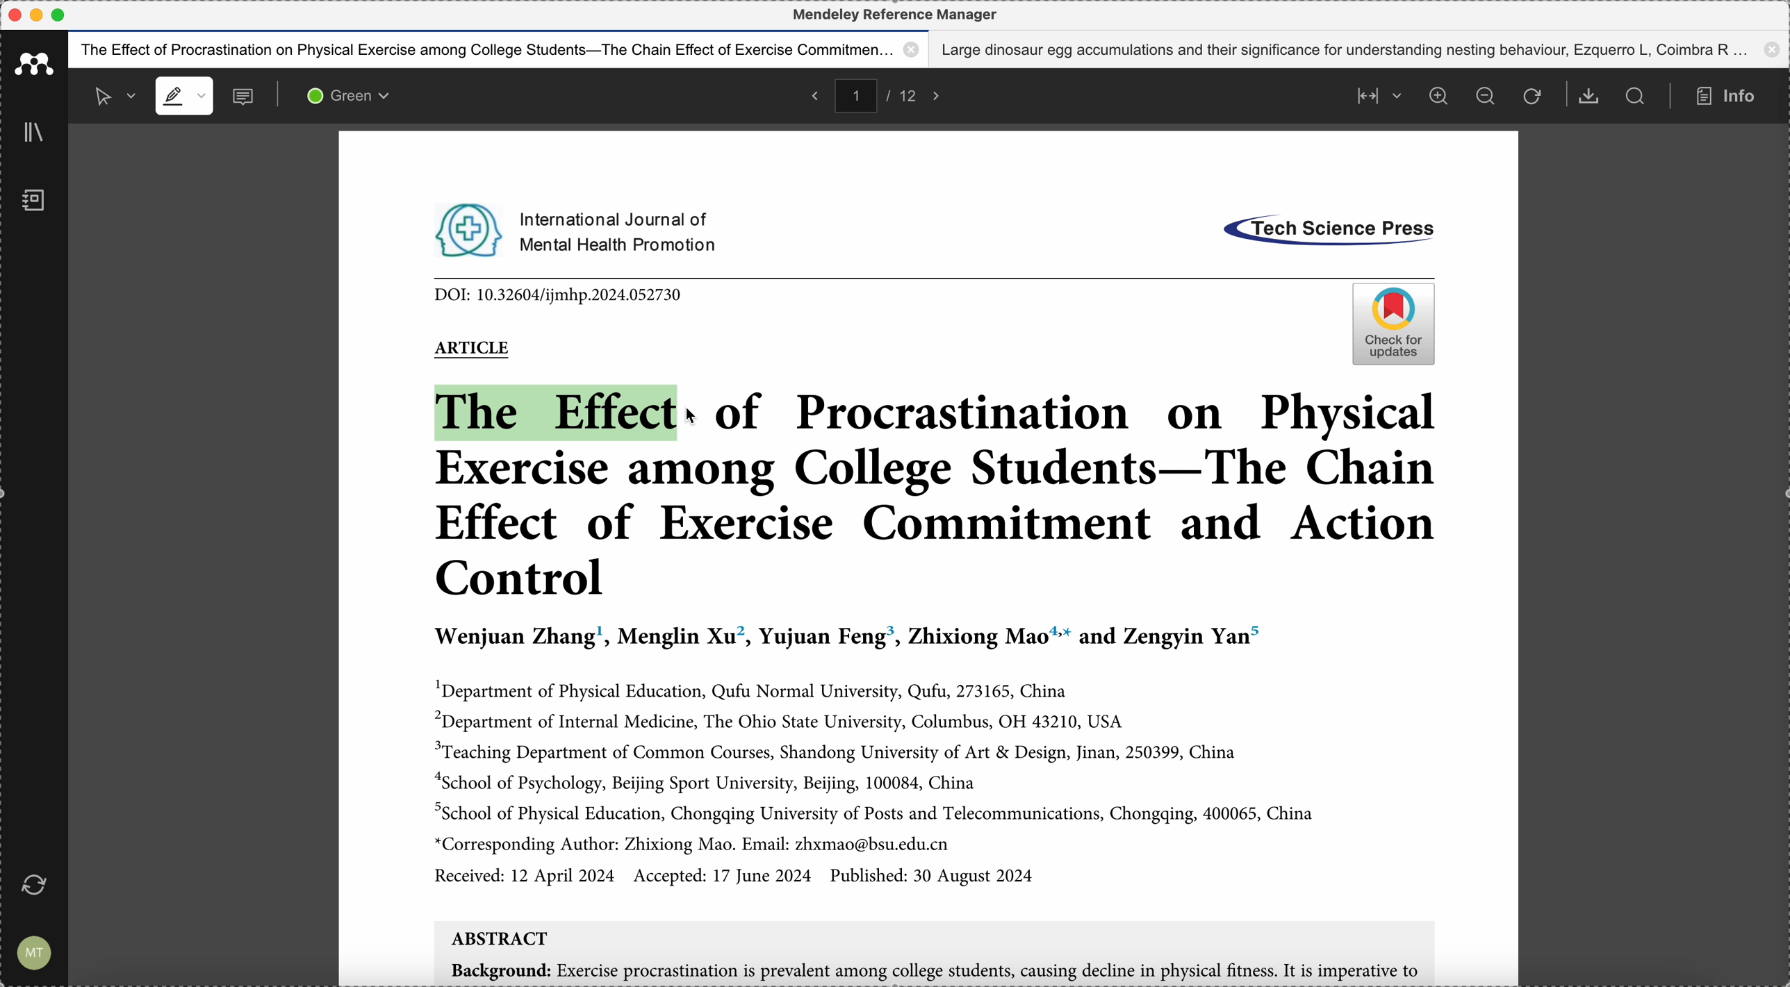  What do you see at coordinates (1636, 96) in the screenshot?
I see `search` at bounding box center [1636, 96].